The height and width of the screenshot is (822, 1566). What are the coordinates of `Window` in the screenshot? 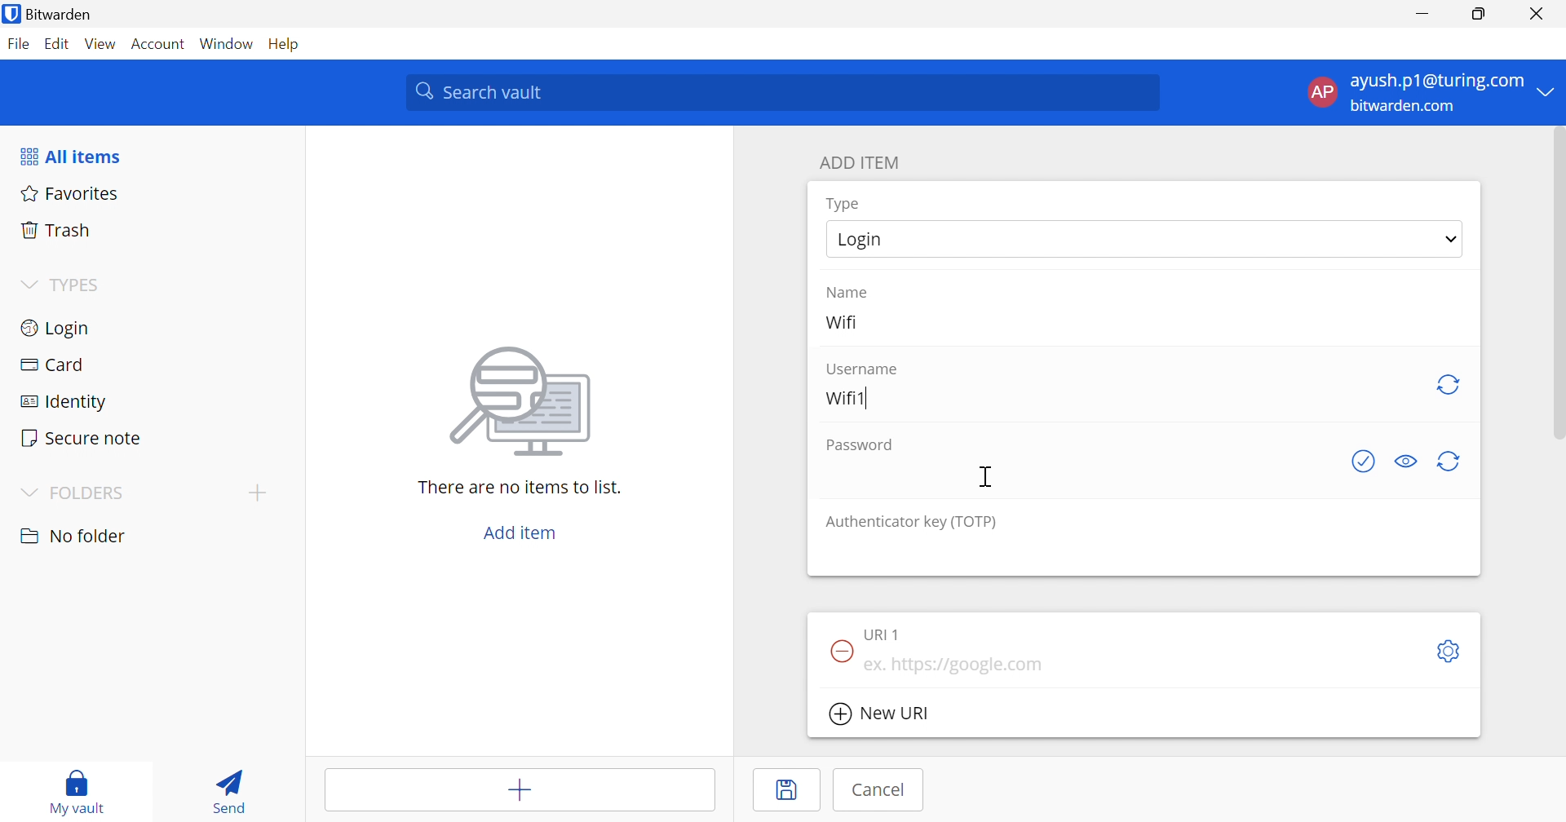 It's located at (228, 45).